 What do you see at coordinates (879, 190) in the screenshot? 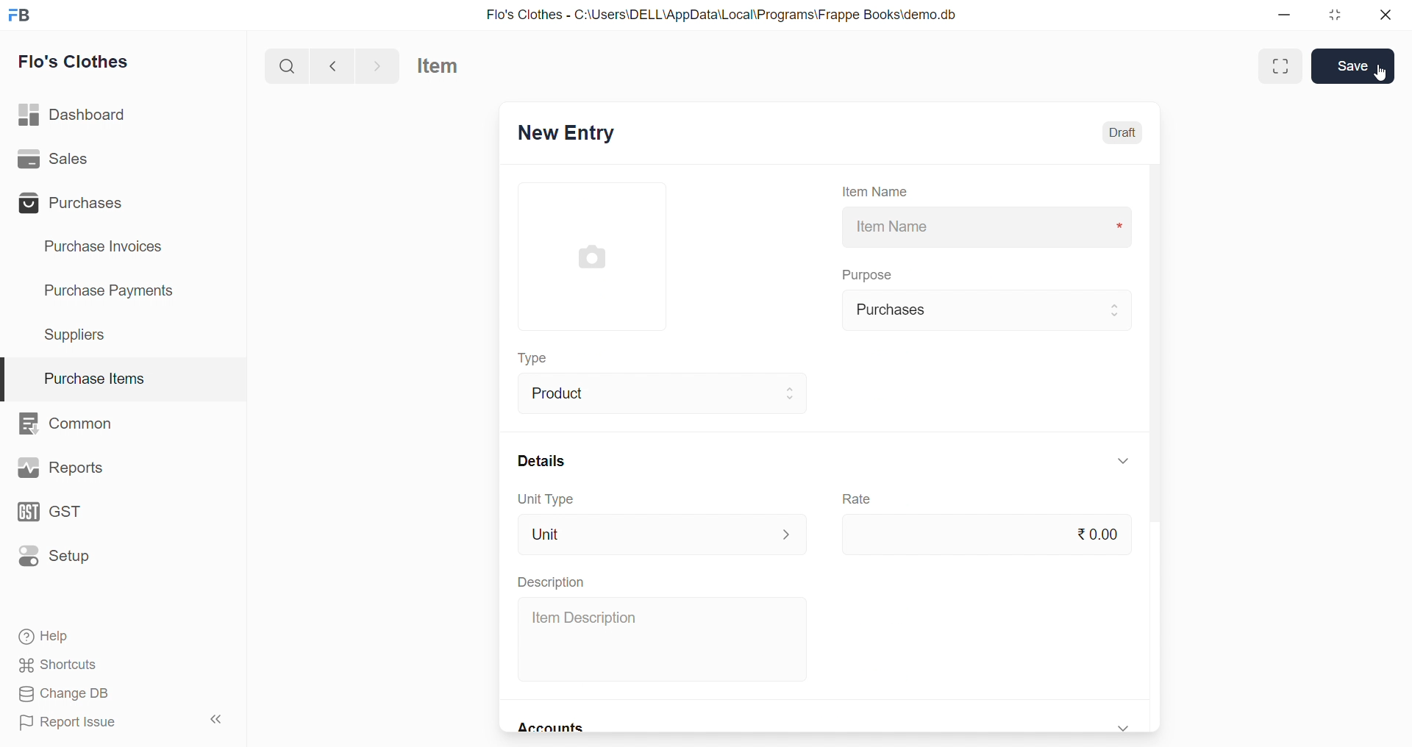
I see `Item Name` at bounding box center [879, 190].